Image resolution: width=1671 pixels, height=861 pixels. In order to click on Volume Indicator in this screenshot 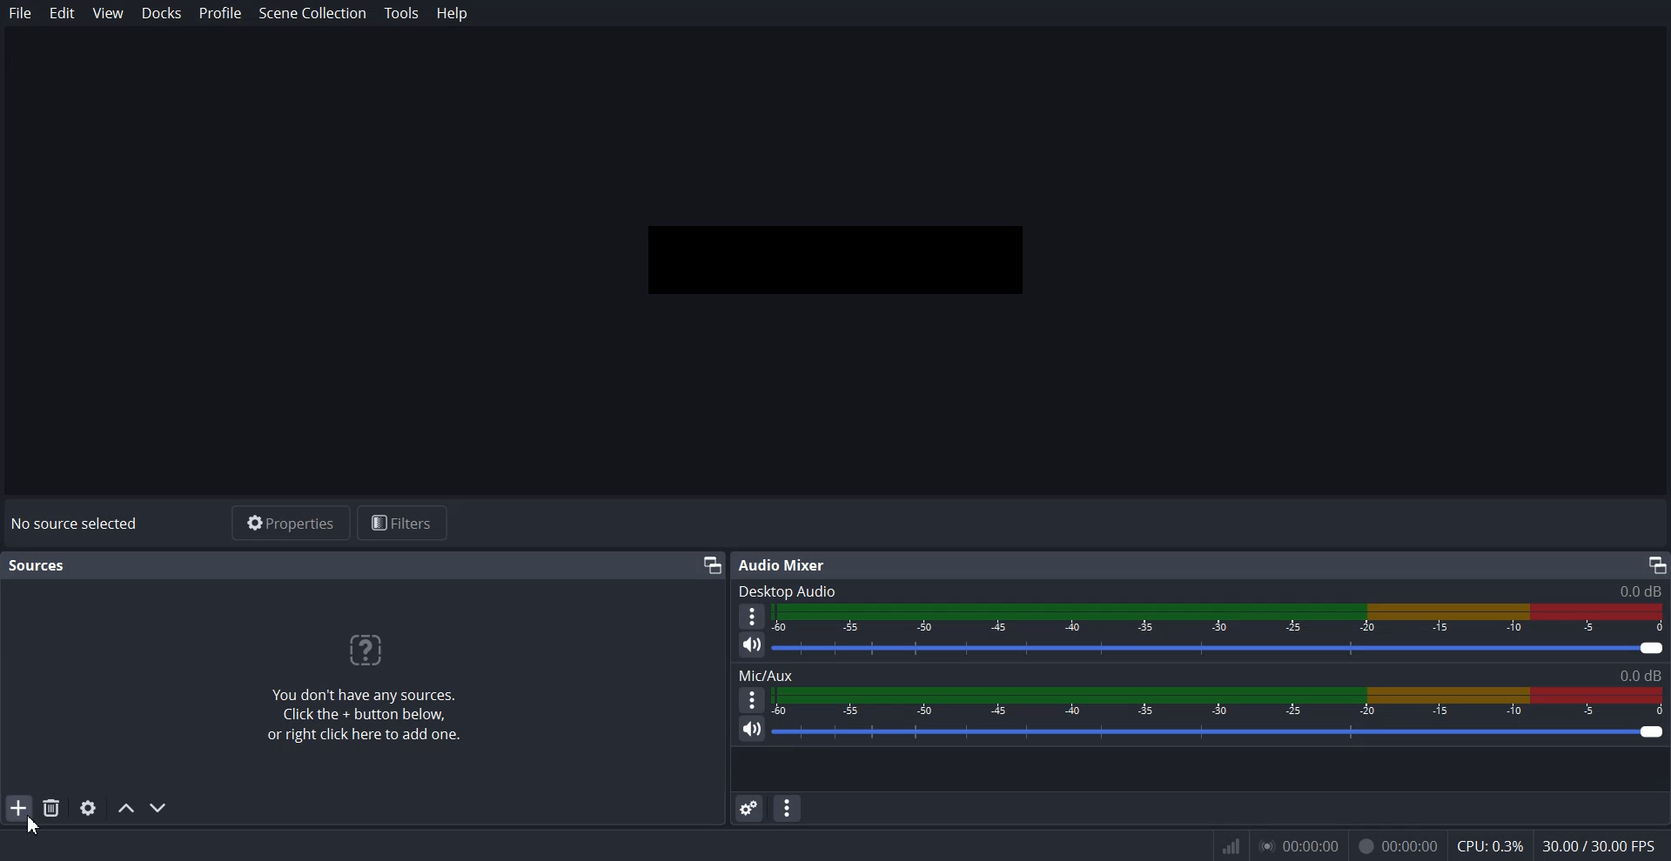, I will do `click(1220, 618)`.